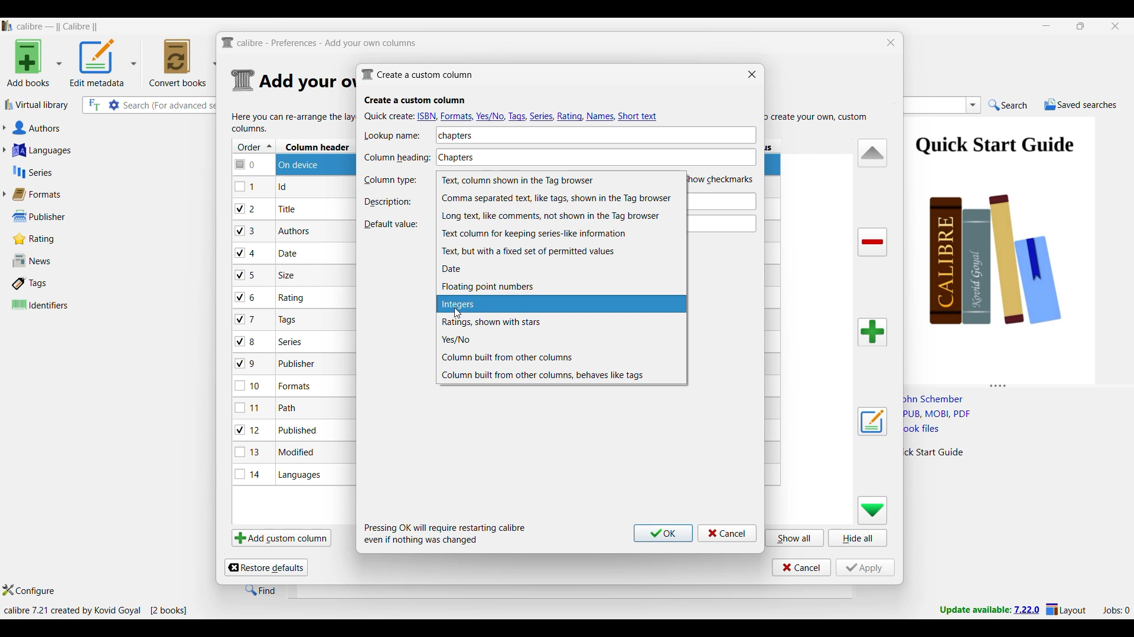  Describe the element at coordinates (171, 106) in the screenshot. I see `Input search here` at that location.